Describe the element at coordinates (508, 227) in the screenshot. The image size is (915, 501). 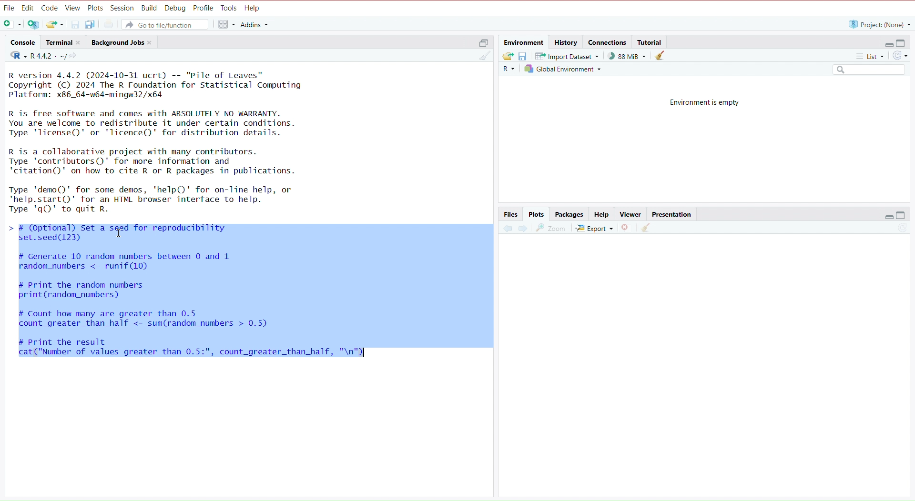
I see `Previous plot` at that location.